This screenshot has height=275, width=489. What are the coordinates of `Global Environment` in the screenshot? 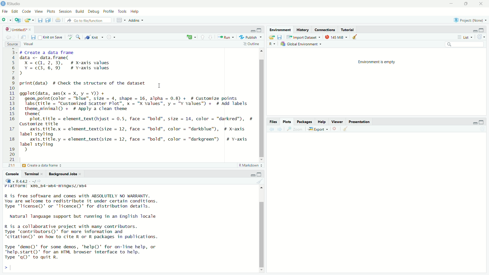 It's located at (302, 44).